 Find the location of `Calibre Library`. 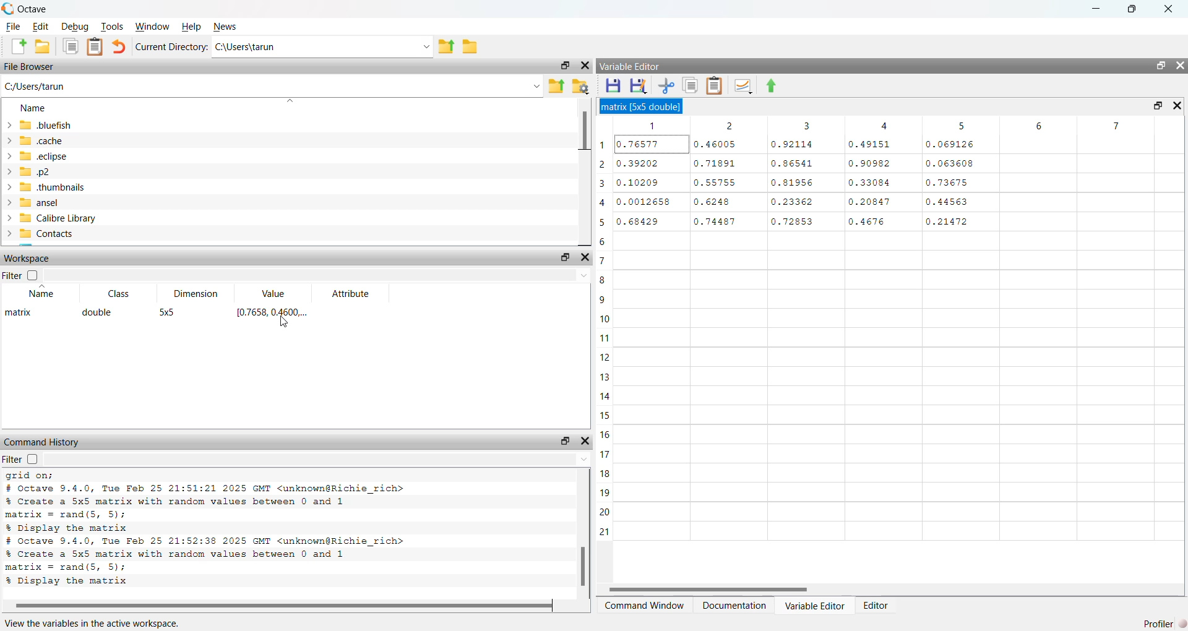

Calibre Library is located at coordinates (59, 217).